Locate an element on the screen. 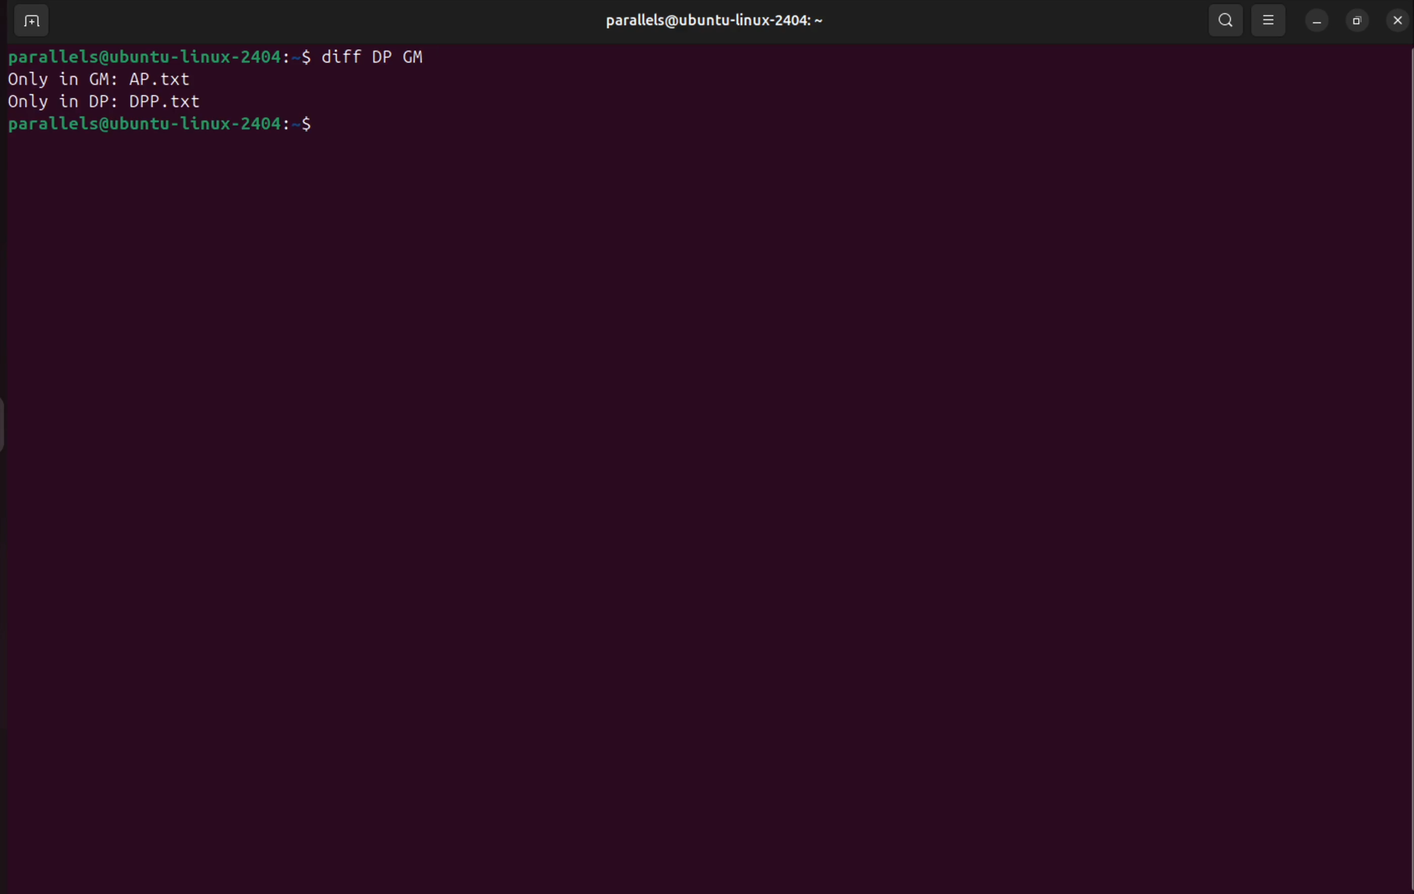 This screenshot has height=894, width=1414. bash prompt is located at coordinates (183, 129).